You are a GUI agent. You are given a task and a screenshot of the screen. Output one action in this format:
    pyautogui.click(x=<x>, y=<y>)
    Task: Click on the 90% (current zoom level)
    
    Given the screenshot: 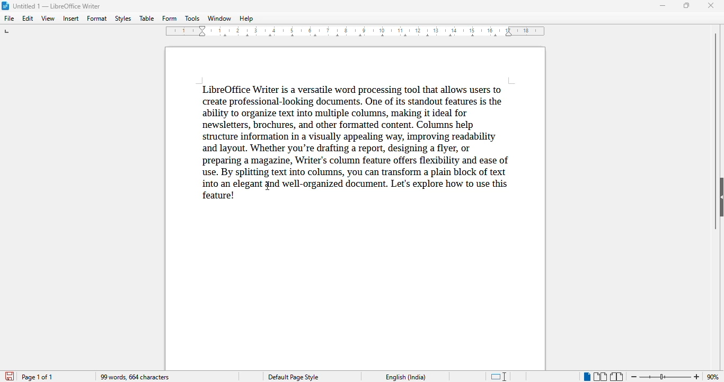 What is the action you would take?
    pyautogui.click(x=715, y=376)
    